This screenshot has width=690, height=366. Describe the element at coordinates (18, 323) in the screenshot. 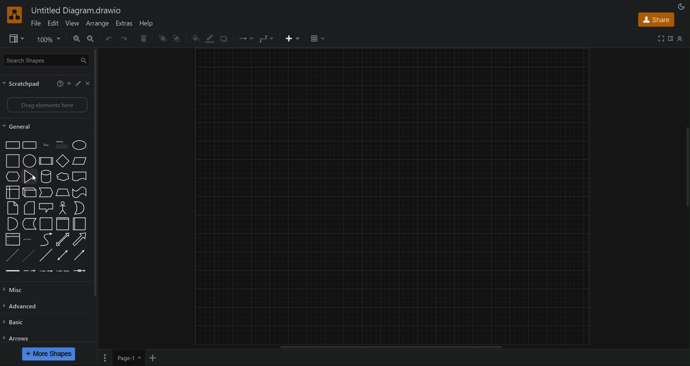

I see `Basic` at that location.